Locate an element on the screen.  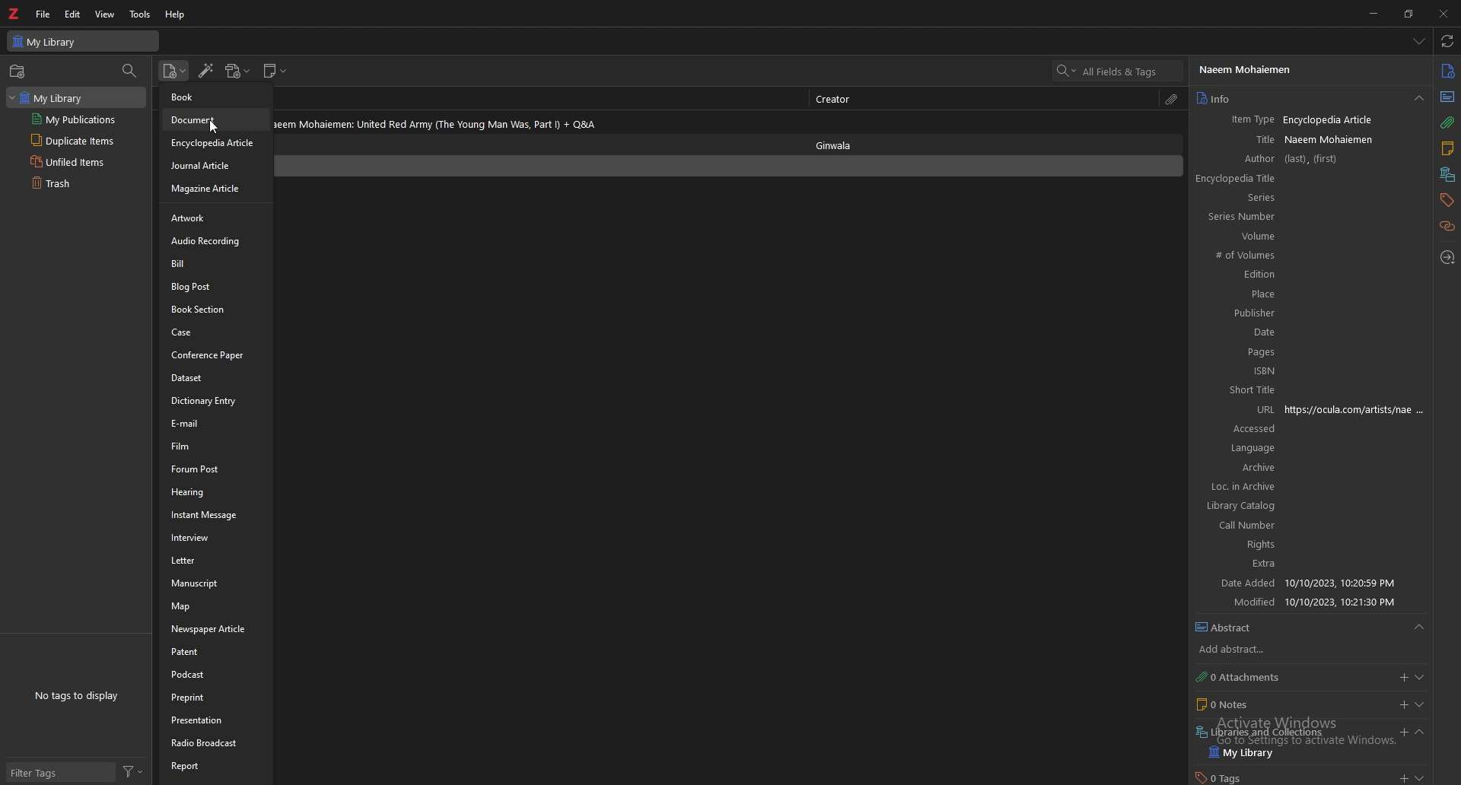
case is located at coordinates (215, 332).